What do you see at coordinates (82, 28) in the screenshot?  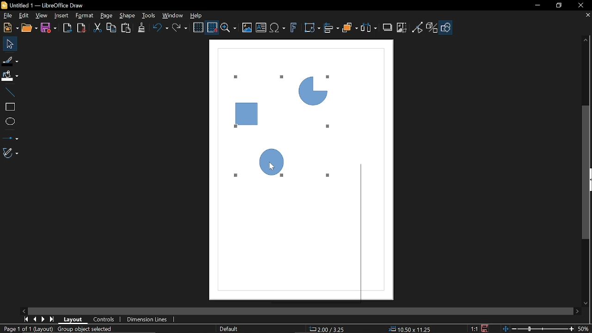 I see `Export as pdf` at bounding box center [82, 28].